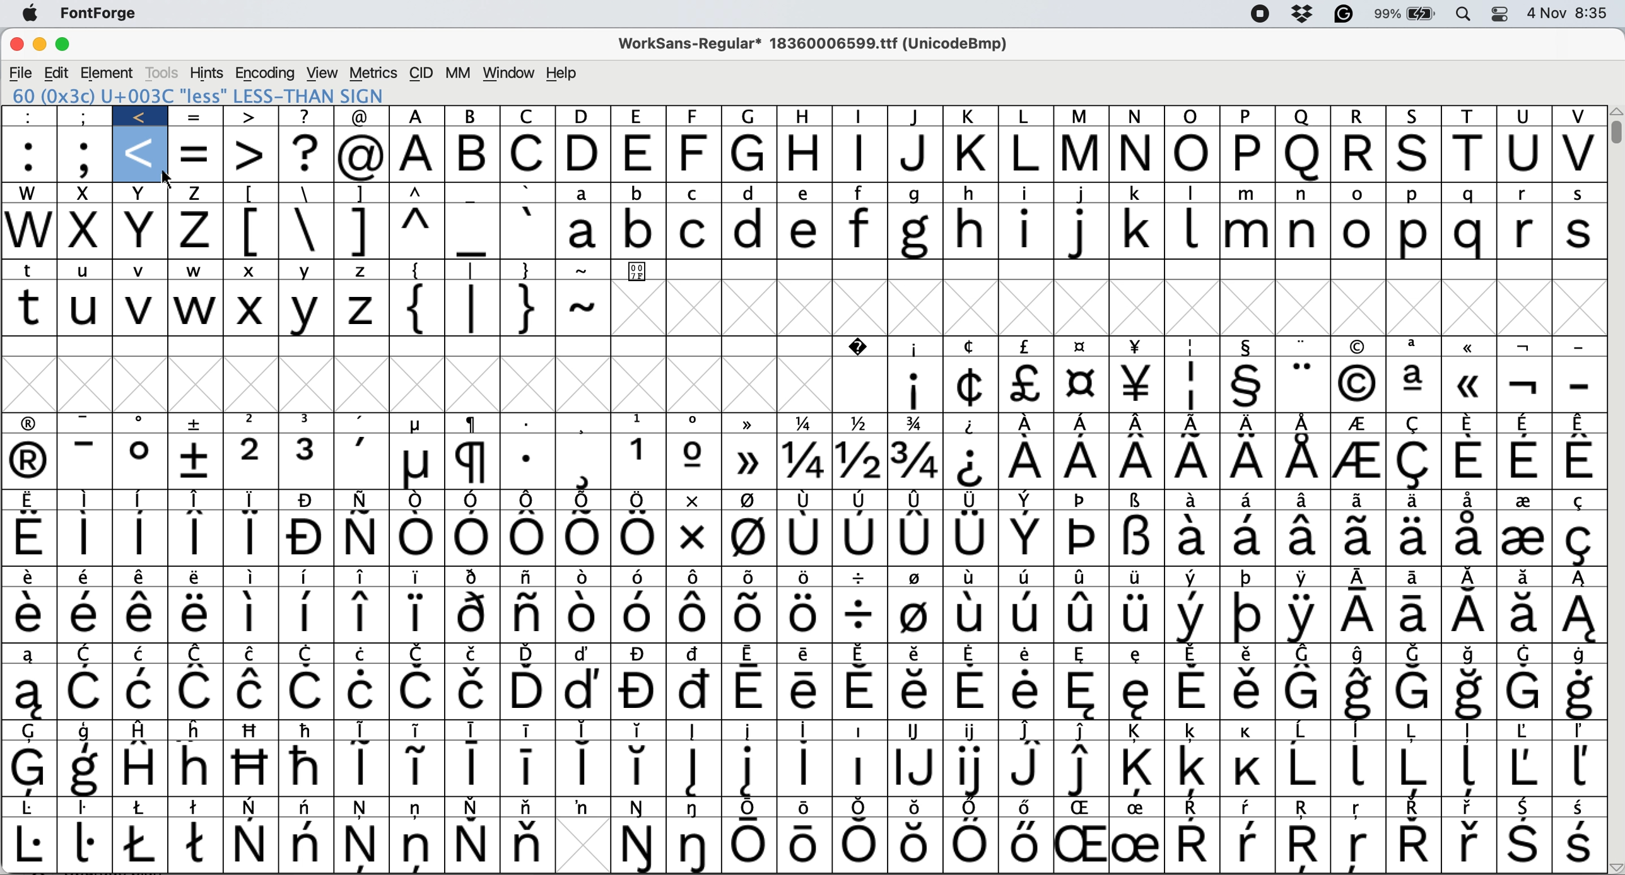  What do you see at coordinates (416, 461) in the screenshot?
I see `Symbol` at bounding box center [416, 461].